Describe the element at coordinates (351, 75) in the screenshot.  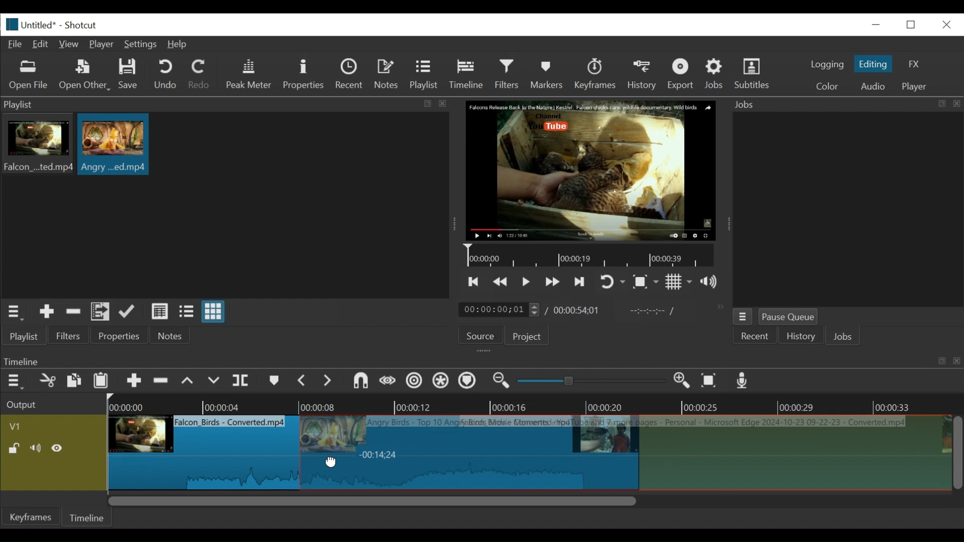
I see `Recent` at that location.